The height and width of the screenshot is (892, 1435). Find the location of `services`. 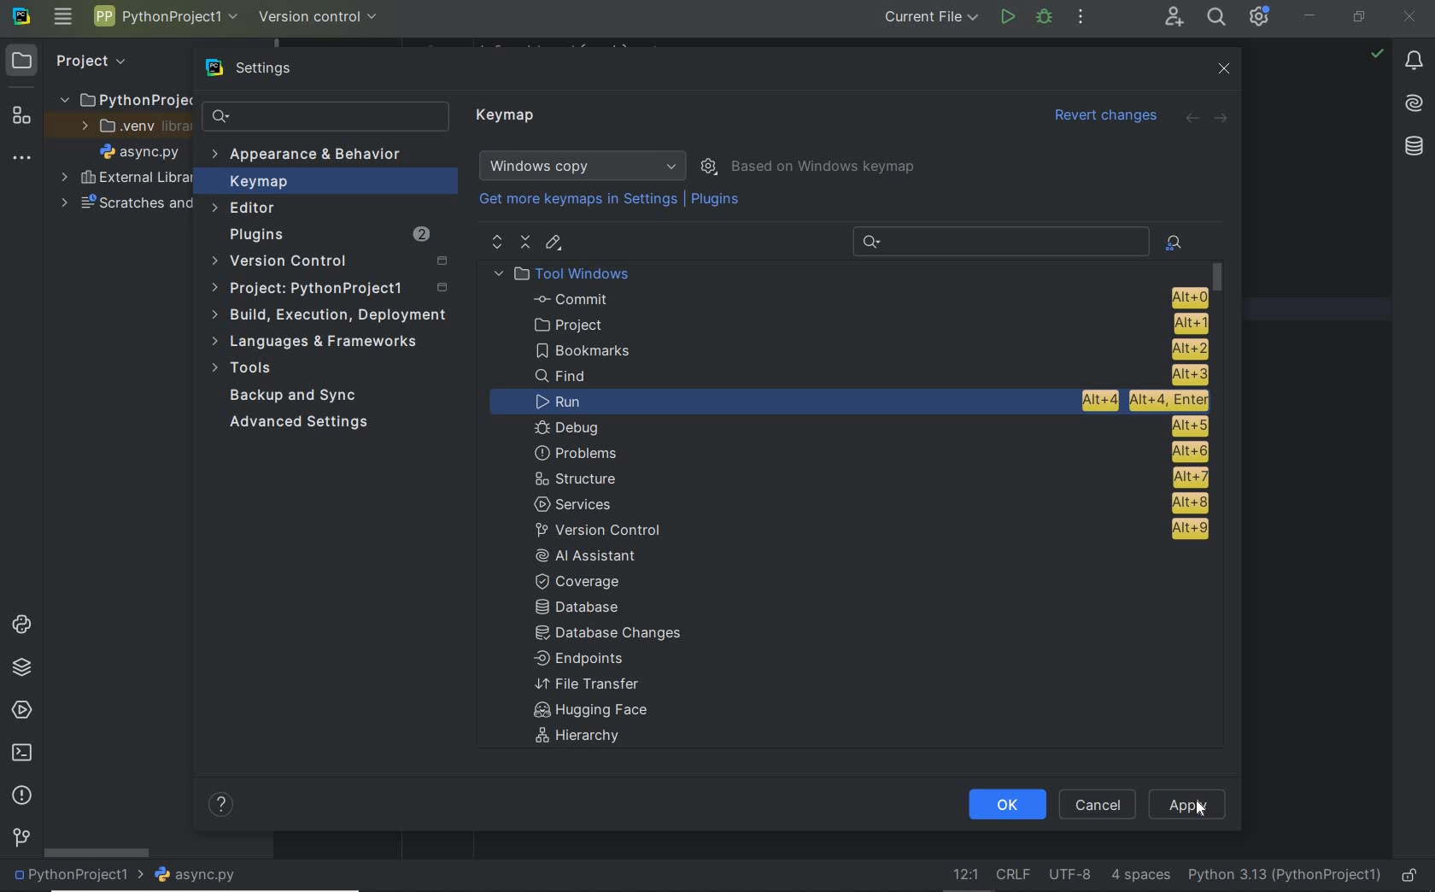

services is located at coordinates (869, 502).